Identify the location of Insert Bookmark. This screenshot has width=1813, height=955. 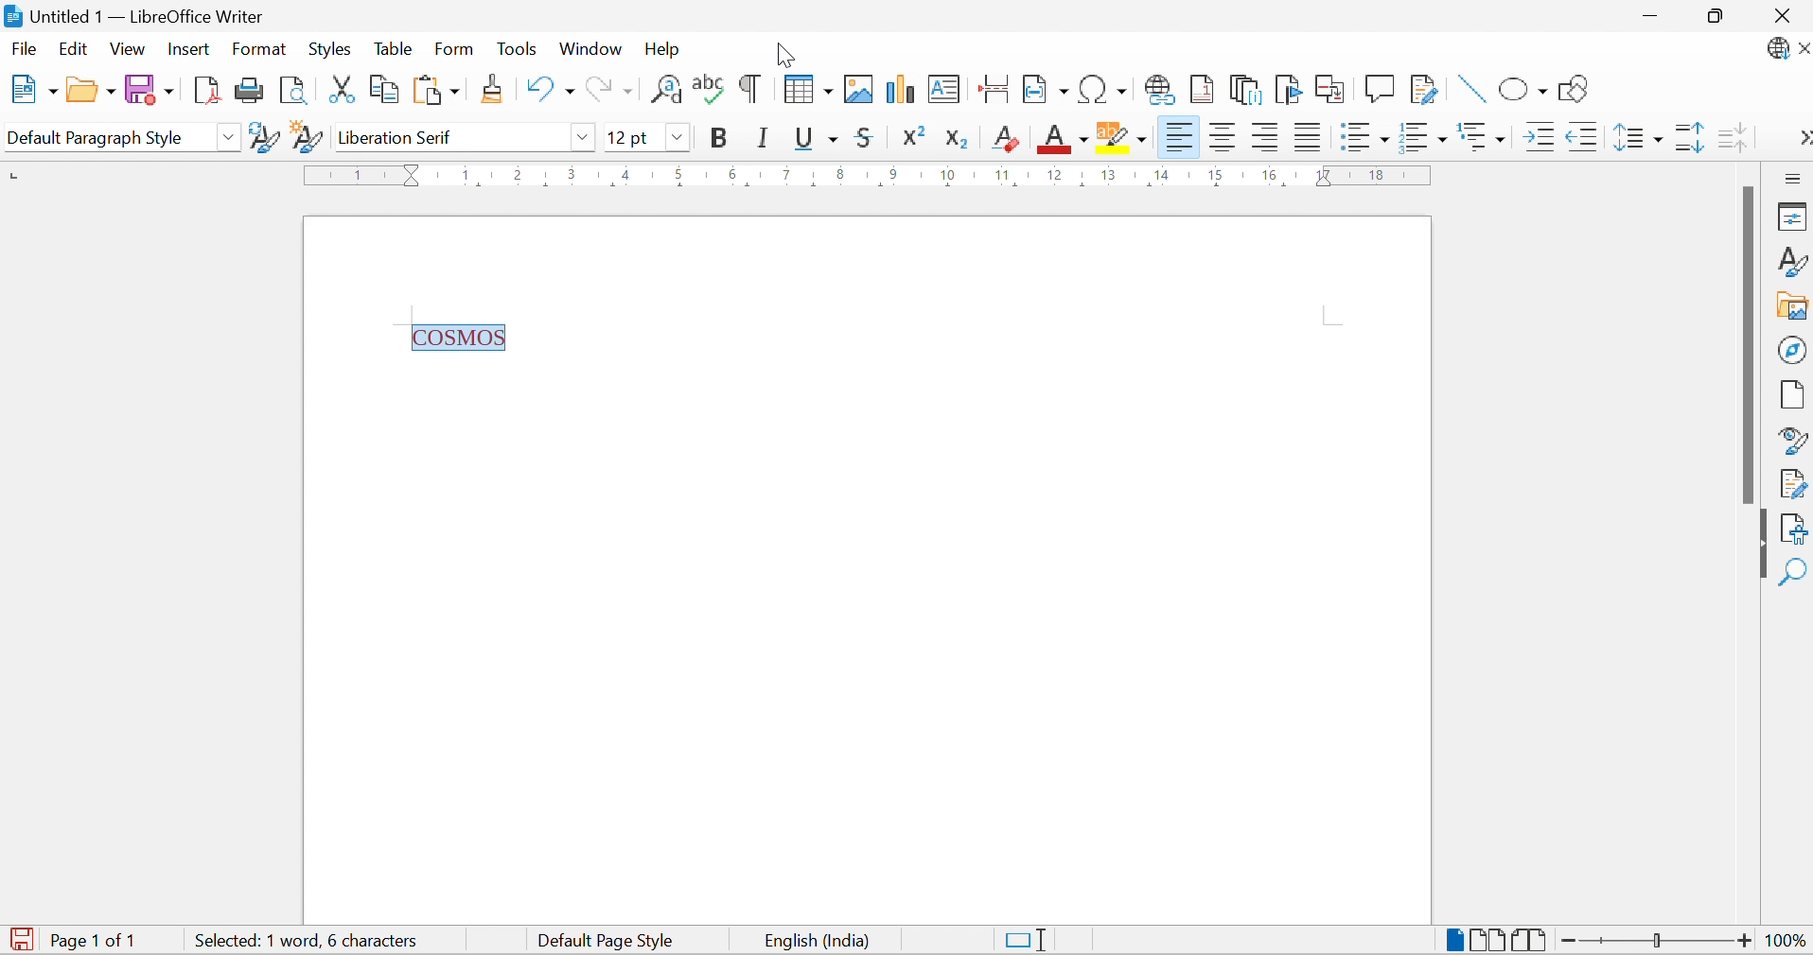
(1288, 89).